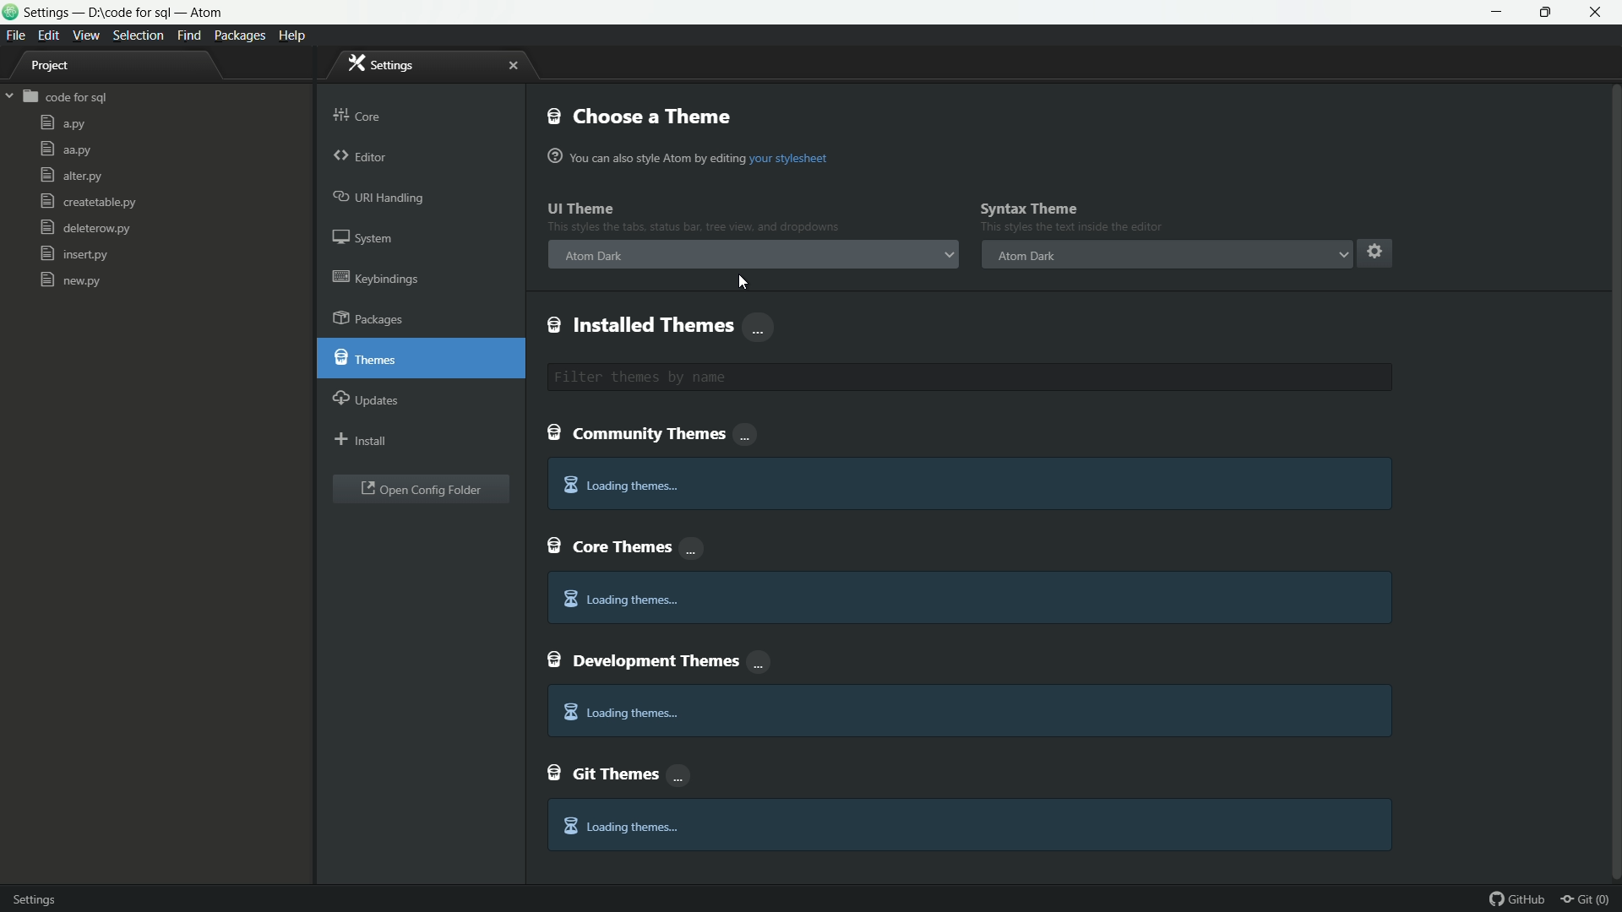  Describe the element at coordinates (86, 201) in the screenshot. I see `createtable.py file` at that location.